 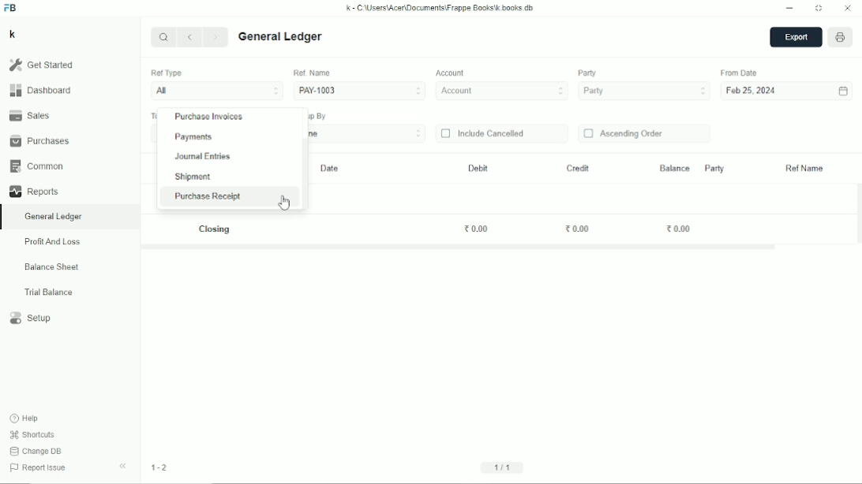 What do you see at coordinates (191, 38) in the screenshot?
I see `Previous` at bounding box center [191, 38].